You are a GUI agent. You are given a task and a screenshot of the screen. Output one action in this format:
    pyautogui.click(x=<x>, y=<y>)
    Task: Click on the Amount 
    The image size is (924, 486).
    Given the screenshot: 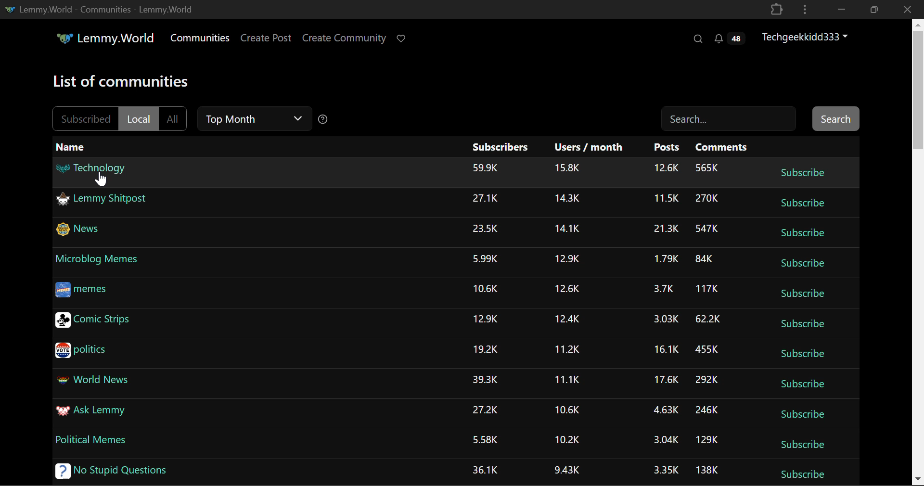 What is the action you would take?
    pyautogui.click(x=660, y=289)
    